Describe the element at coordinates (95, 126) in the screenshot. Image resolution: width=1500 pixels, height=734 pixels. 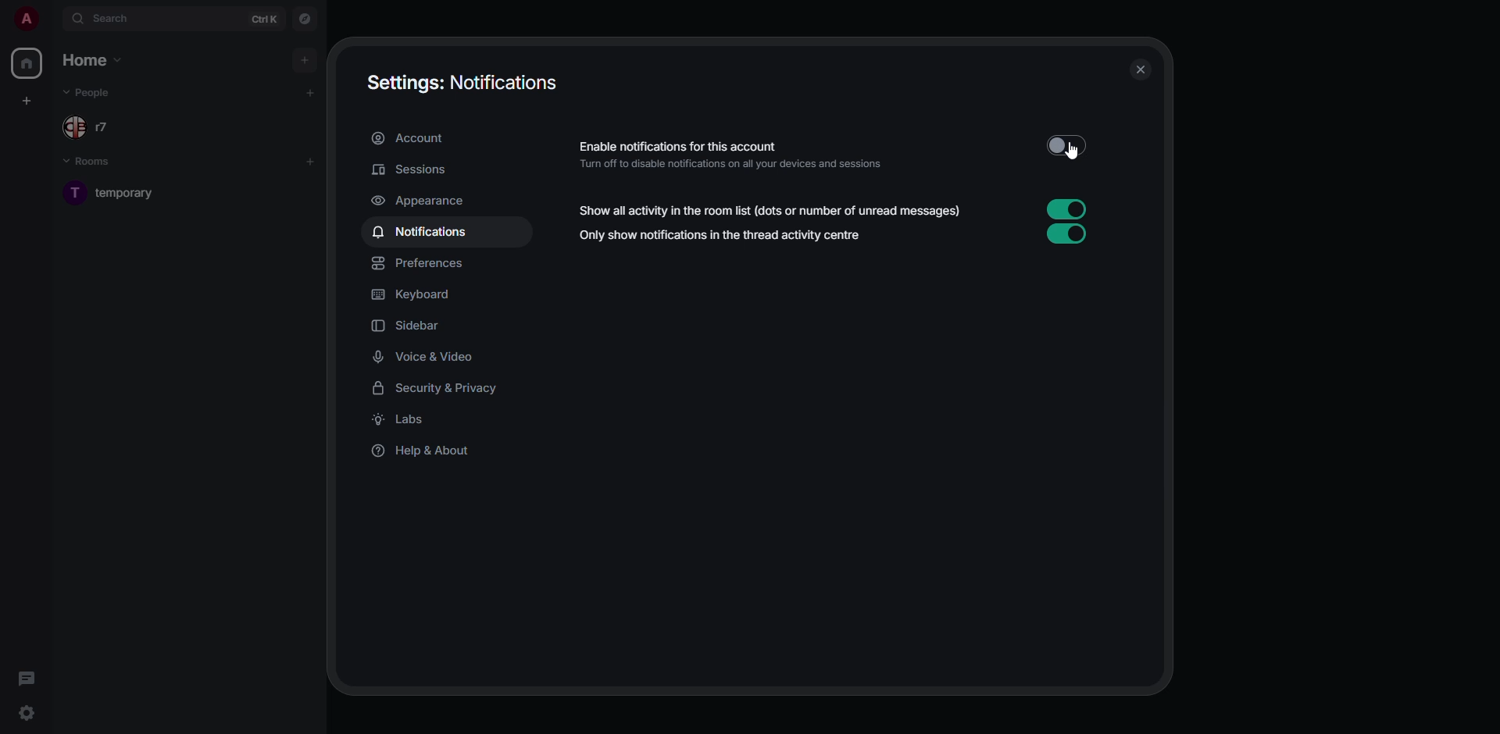
I see `people` at that location.